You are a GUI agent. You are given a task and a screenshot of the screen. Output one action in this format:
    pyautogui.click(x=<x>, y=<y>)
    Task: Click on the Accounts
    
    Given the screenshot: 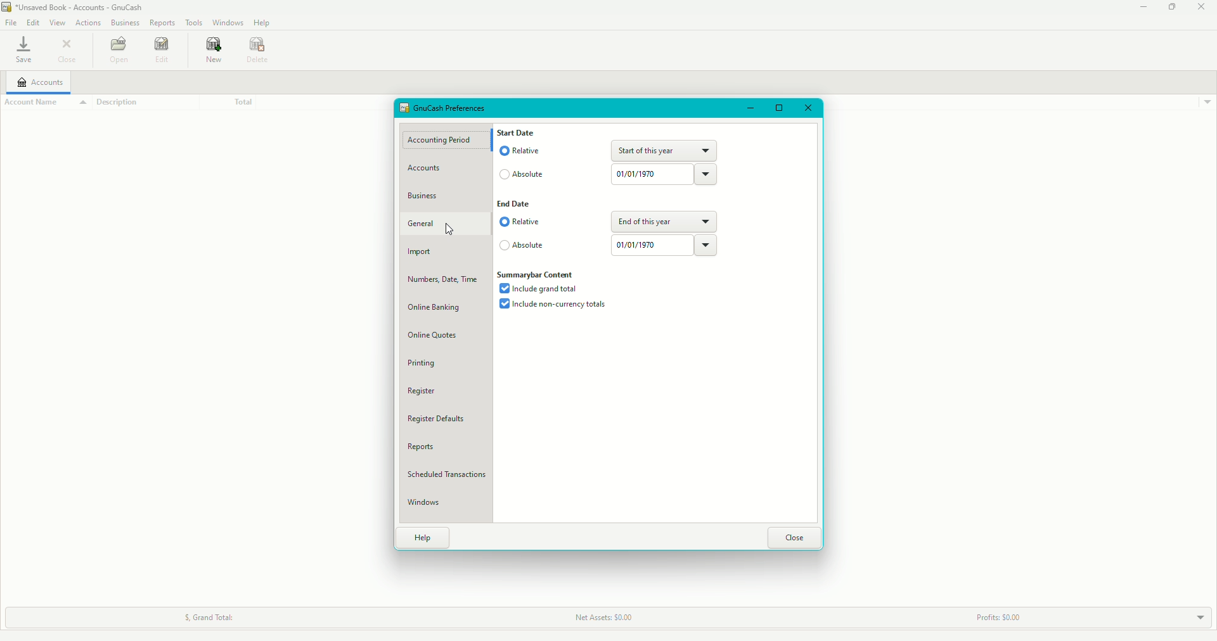 What is the action you would take?
    pyautogui.click(x=427, y=168)
    